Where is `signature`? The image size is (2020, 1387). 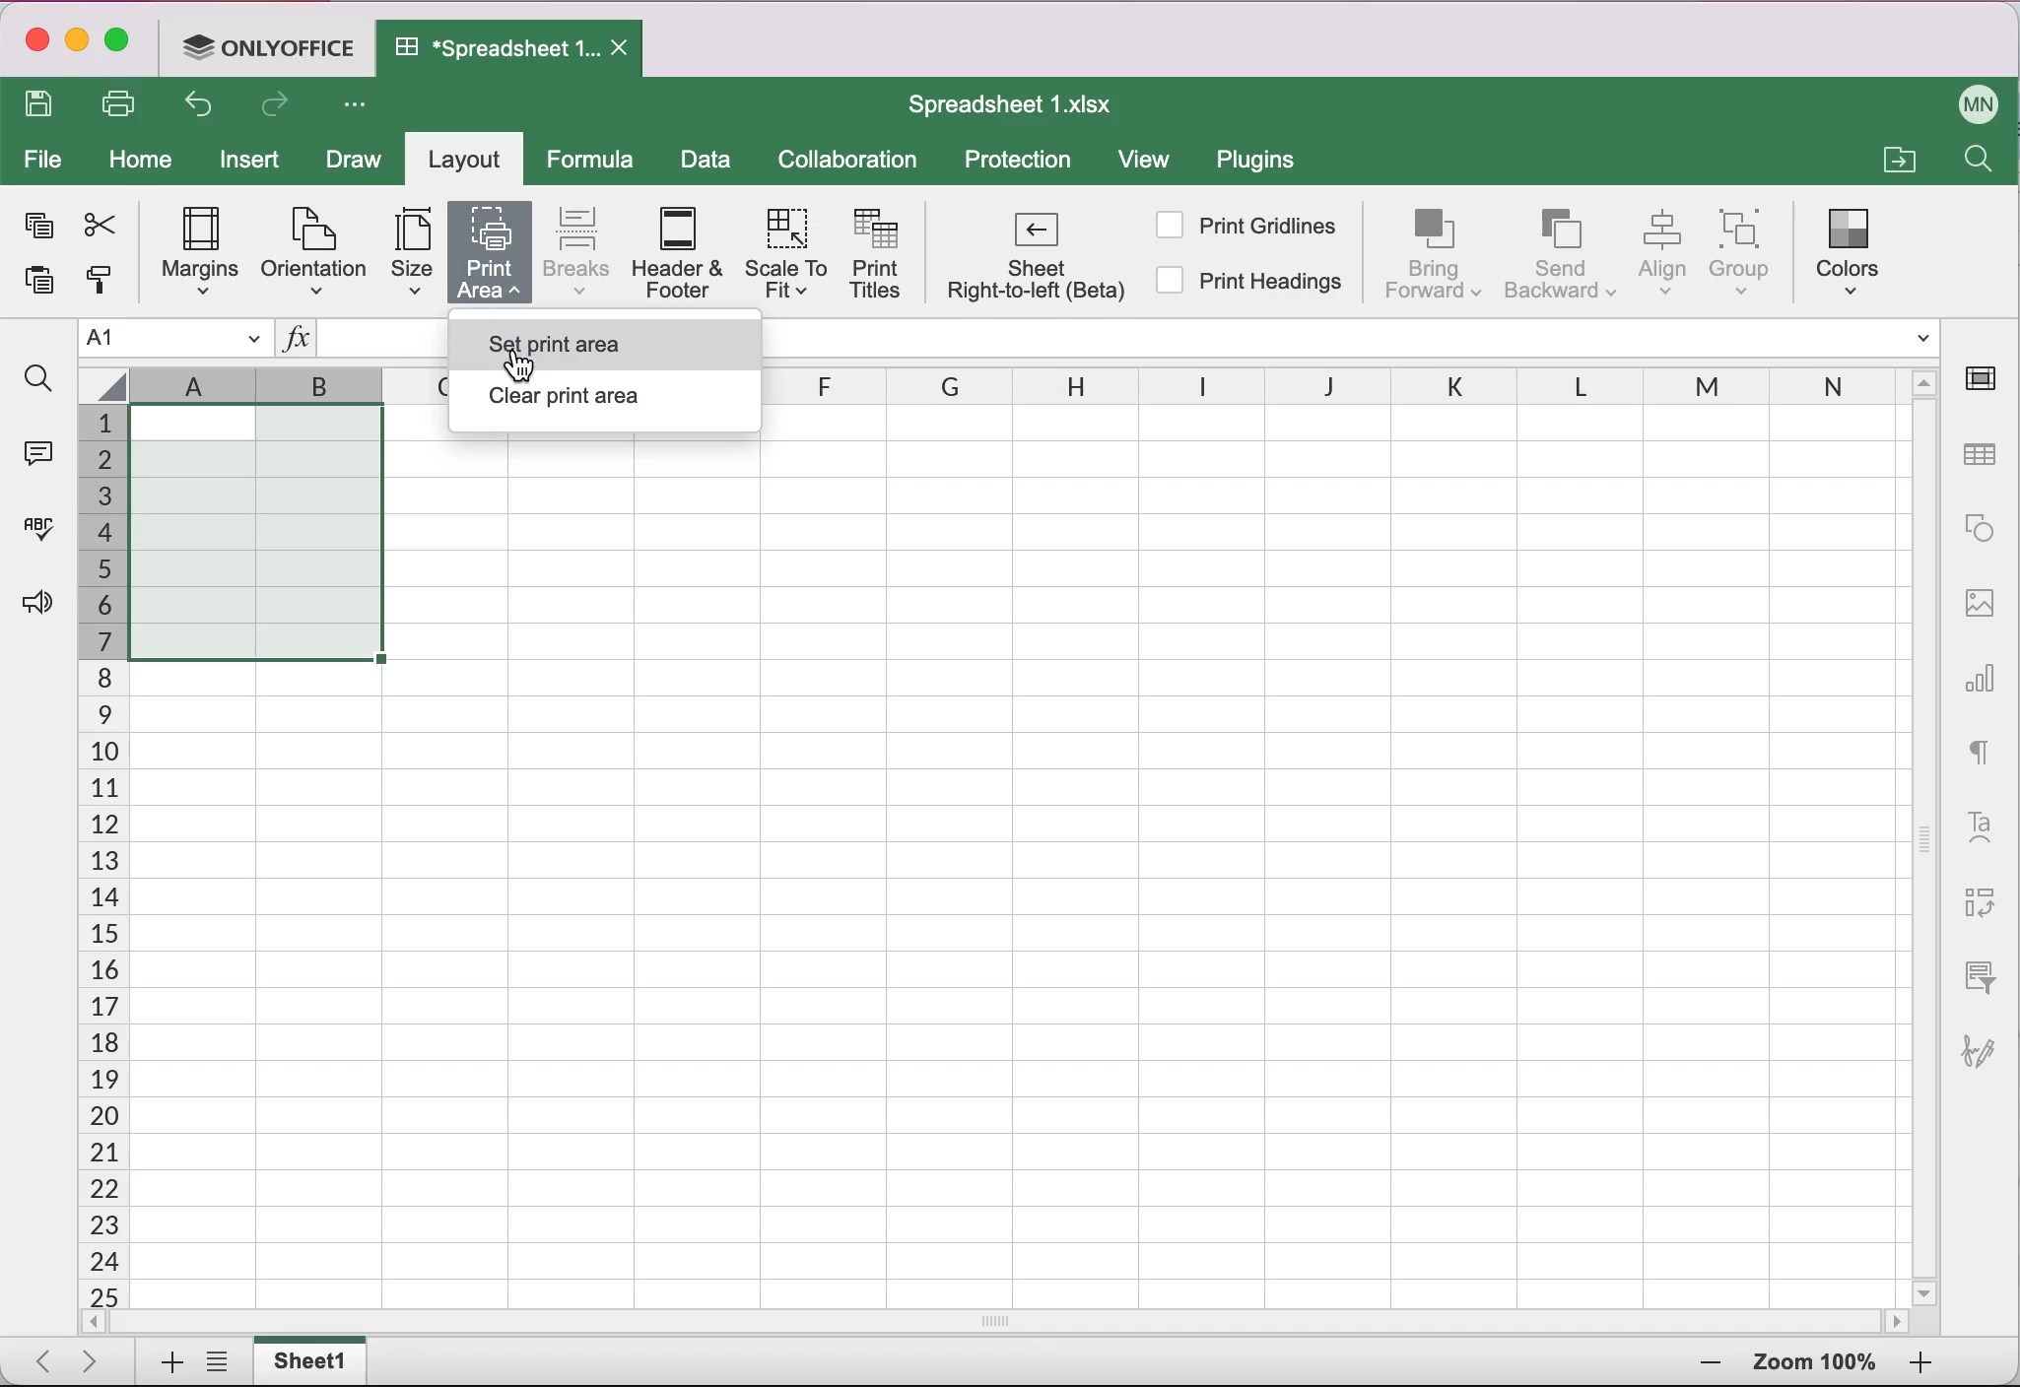
signature is located at coordinates (1987, 1041).